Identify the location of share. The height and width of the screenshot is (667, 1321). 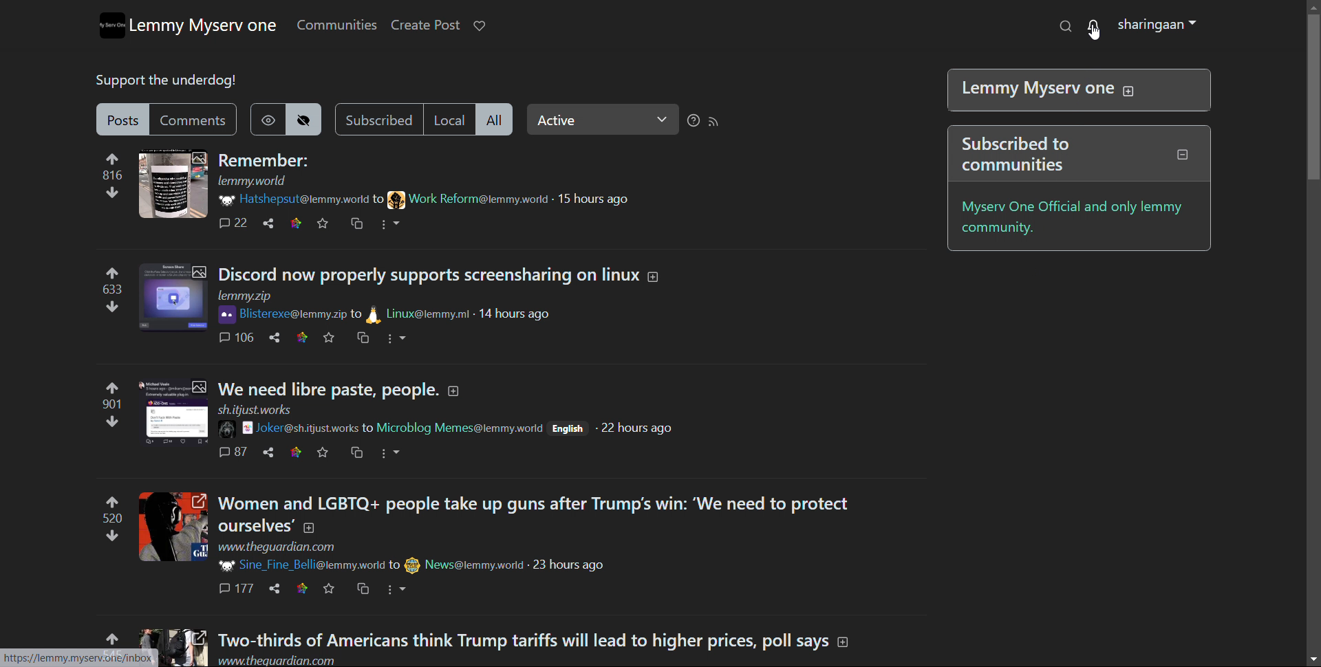
(276, 587).